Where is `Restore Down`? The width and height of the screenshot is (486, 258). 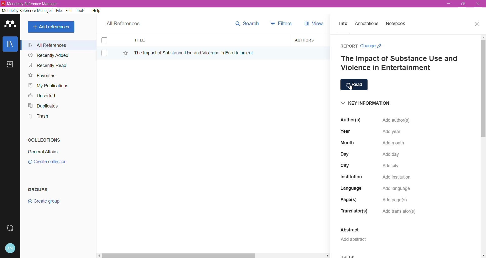
Restore Down is located at coordinates (463, 4).